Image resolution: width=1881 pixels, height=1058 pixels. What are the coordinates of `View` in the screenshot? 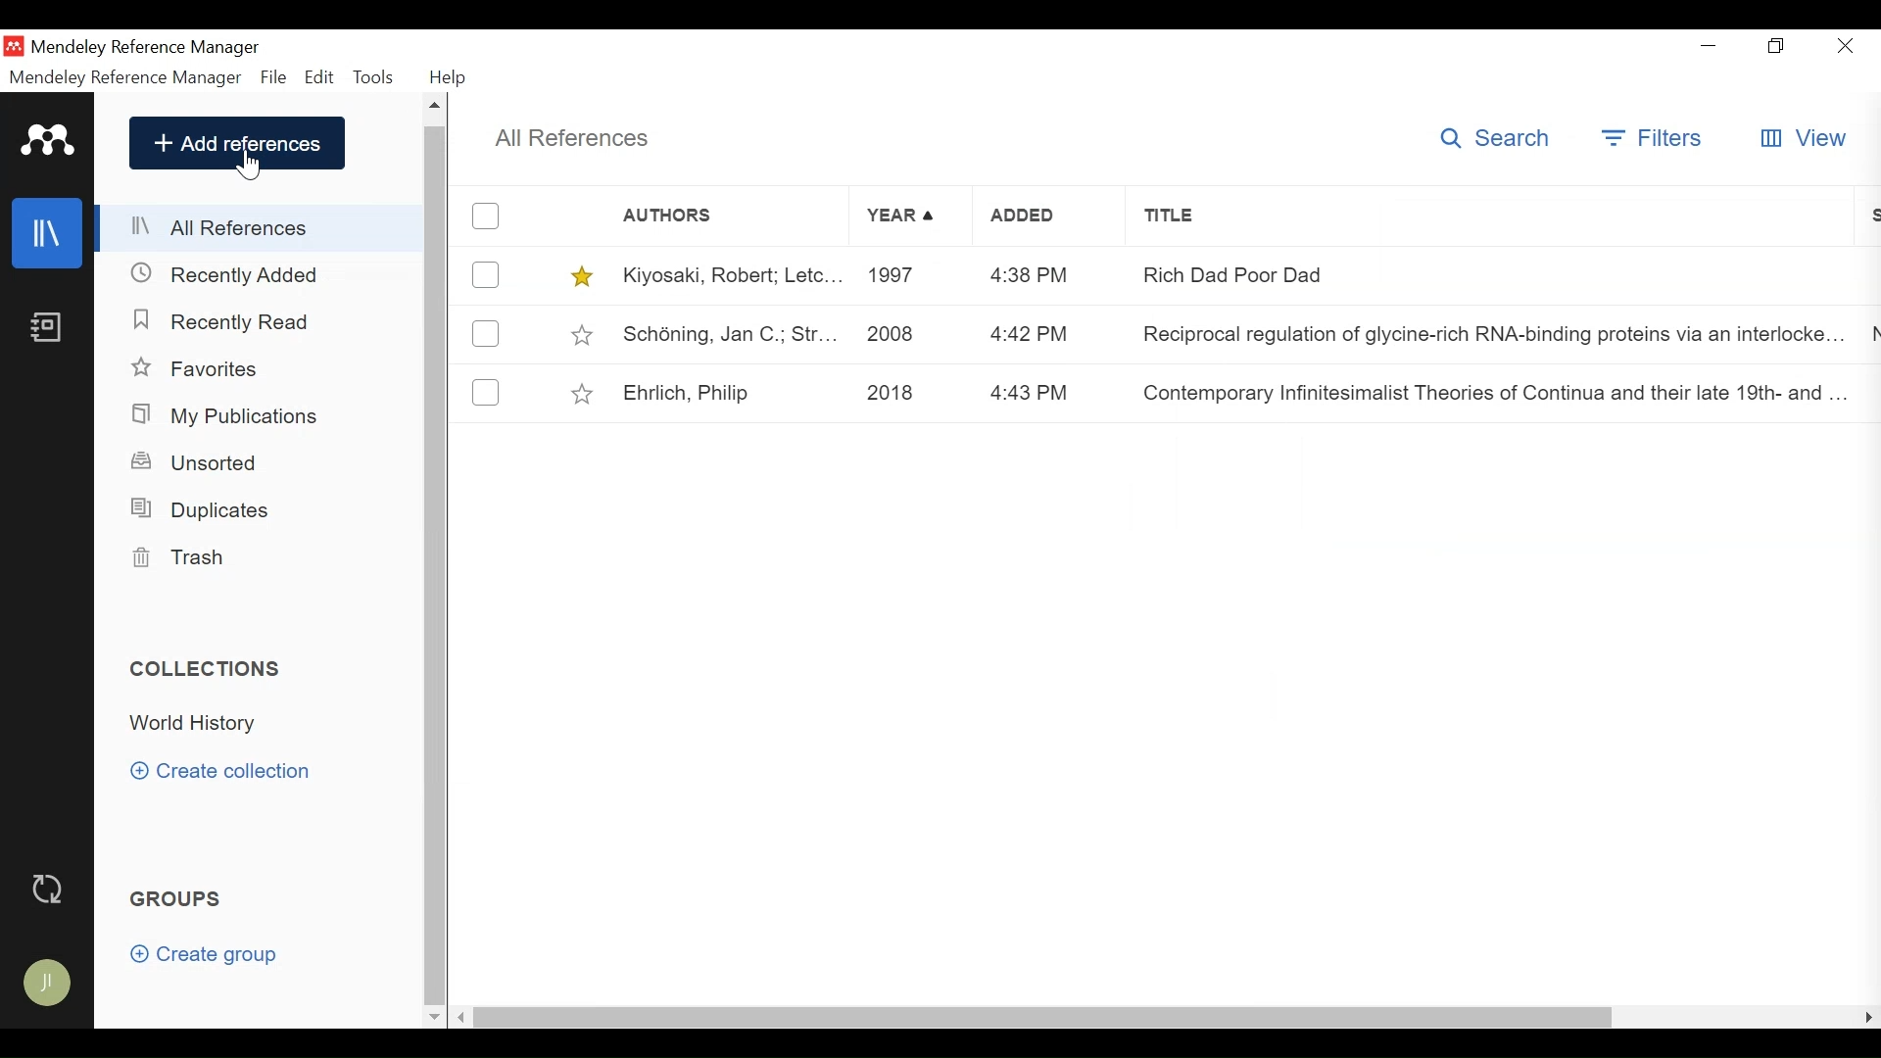 It's located at (1806, 139).